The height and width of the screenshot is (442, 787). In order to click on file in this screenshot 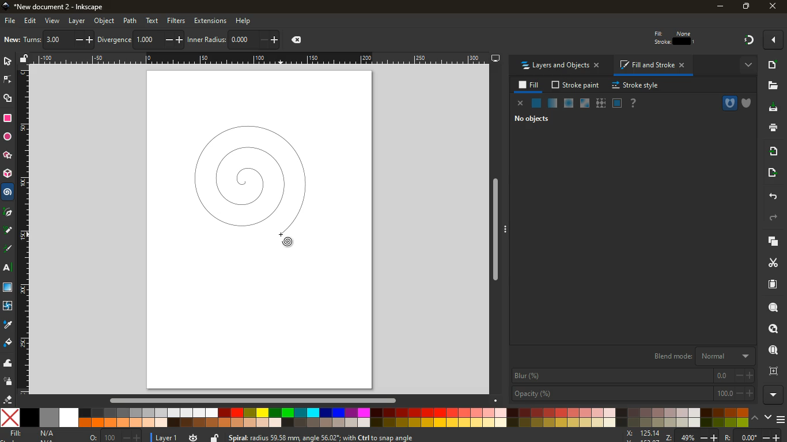, I will do `click(10, 21)`.